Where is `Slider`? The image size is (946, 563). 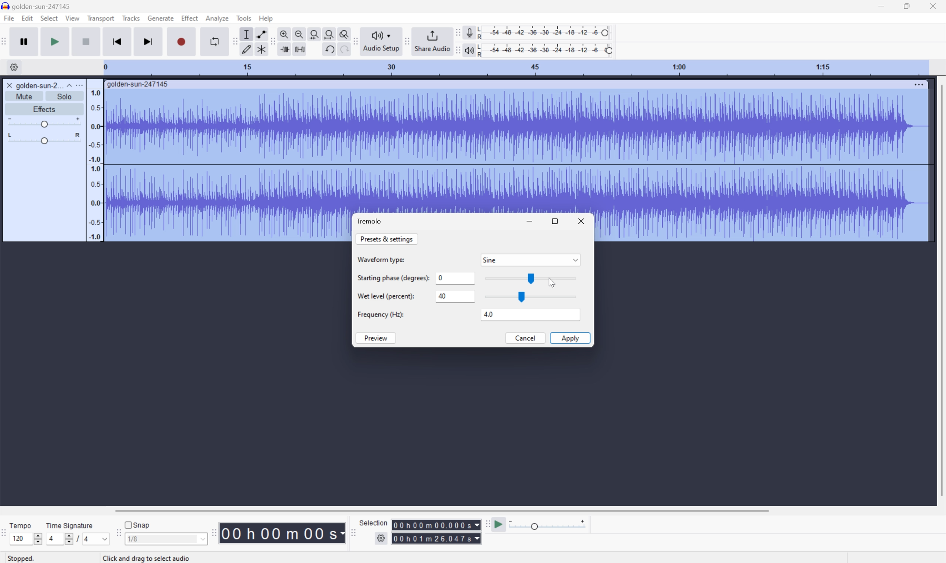
Slider is located at coordinates (41, 138).